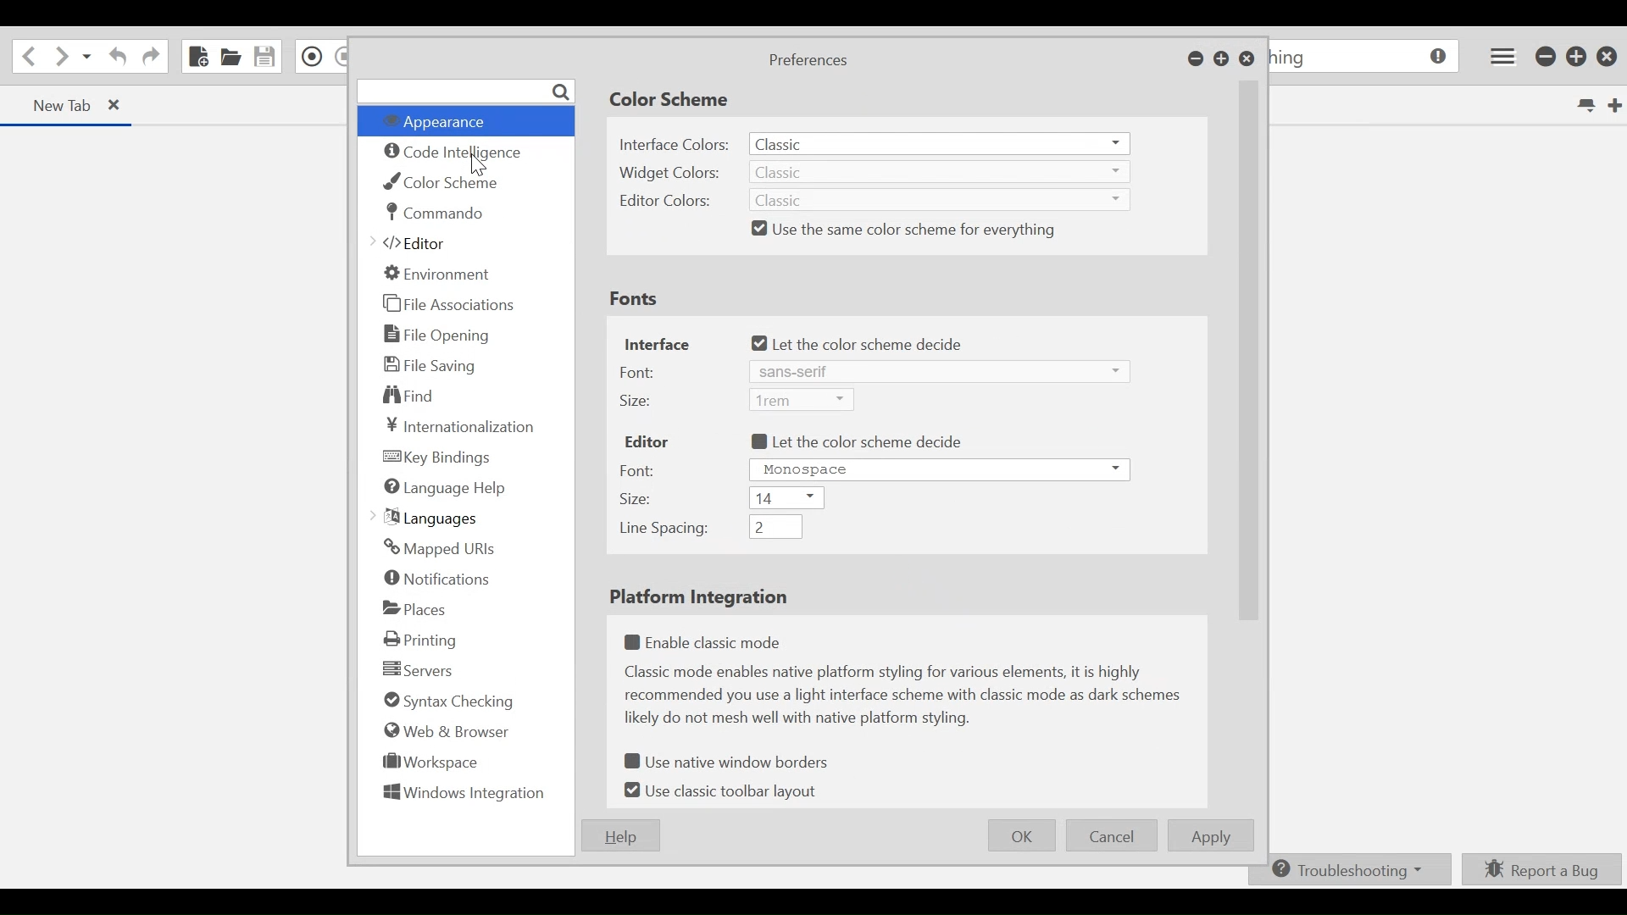 The image size is (1627, 915). Describe the element at coordinates (1610, 56) in the screenshot. I see `close` at that location.